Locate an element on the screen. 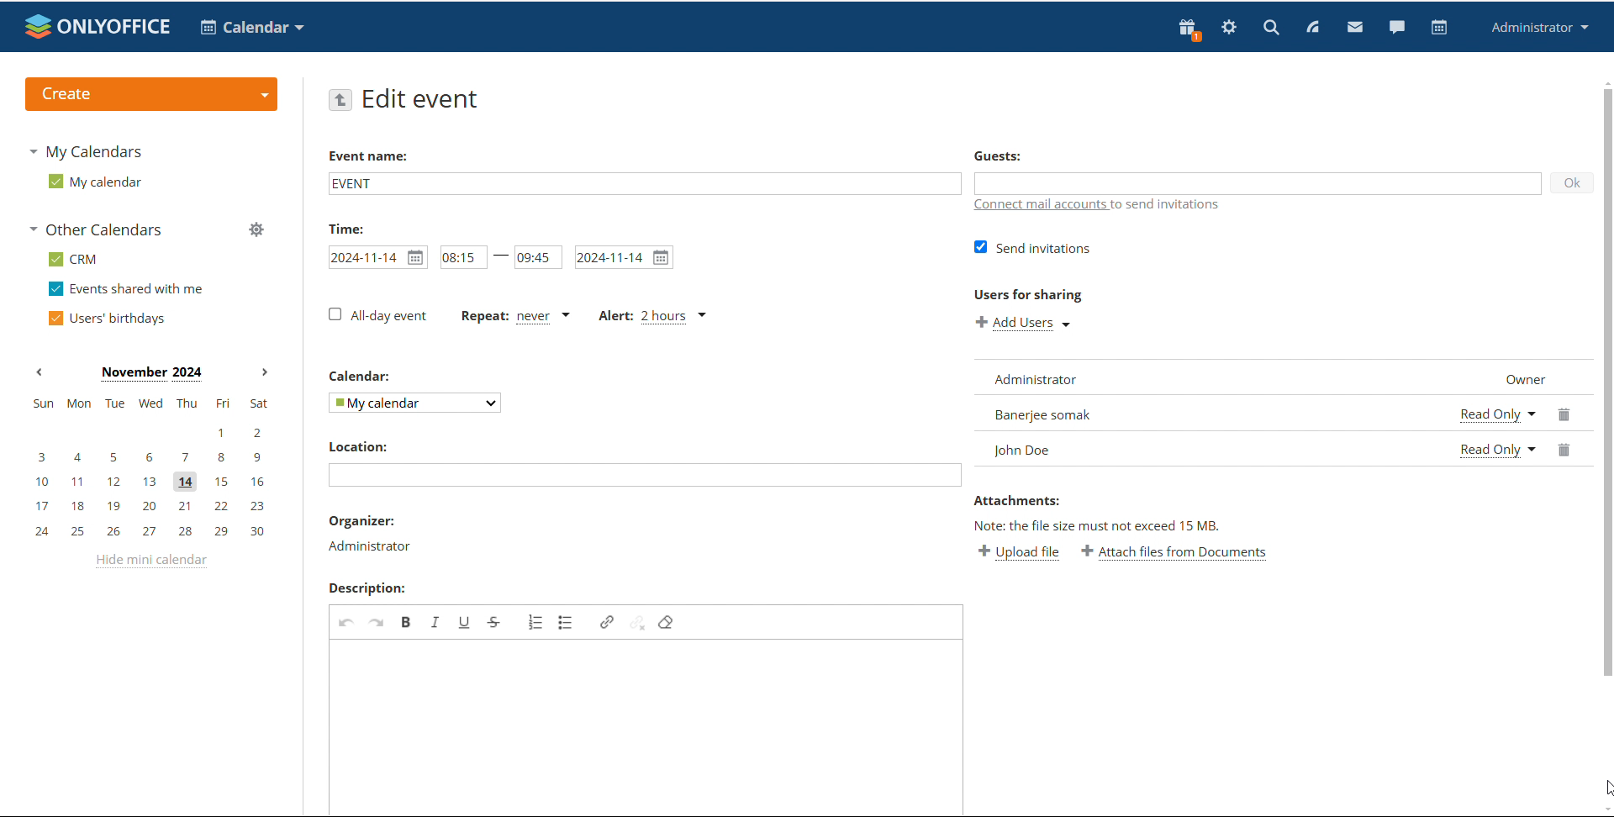 The height and width of the screenshot is (817, 1614). scroll down is located at coordinates (1604, 808).